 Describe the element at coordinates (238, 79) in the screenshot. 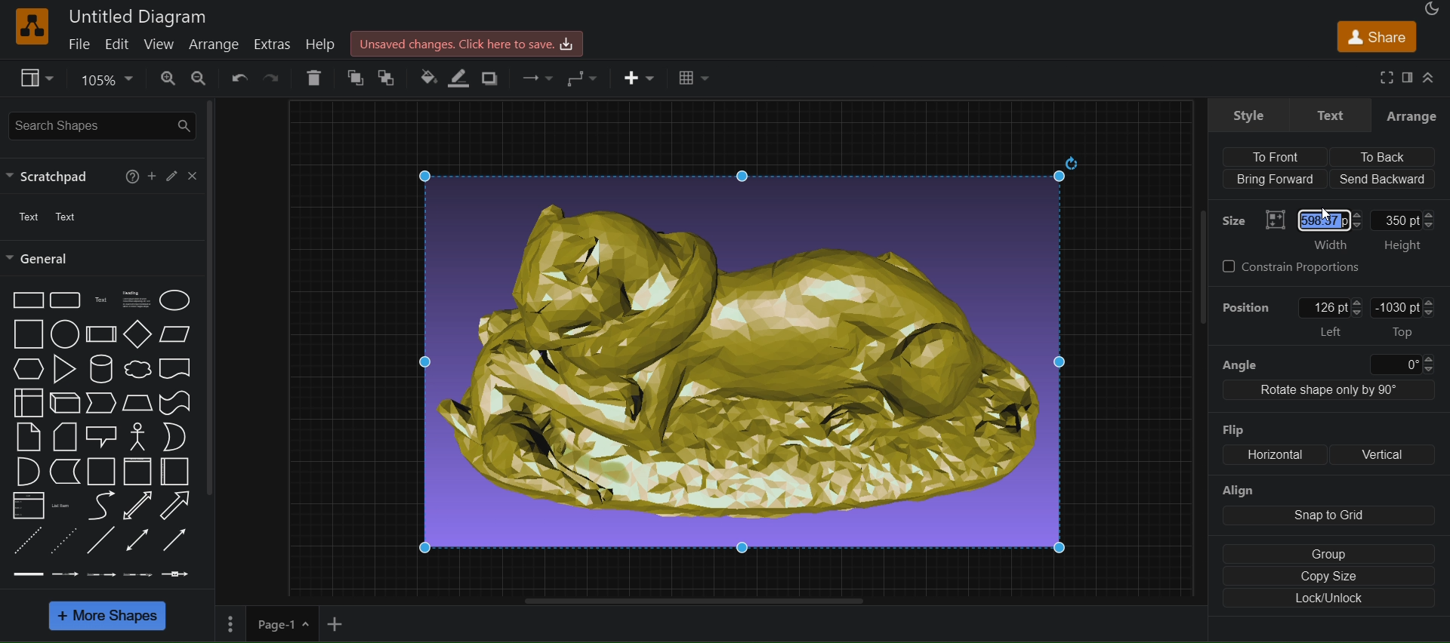

I see `undo` at that location.